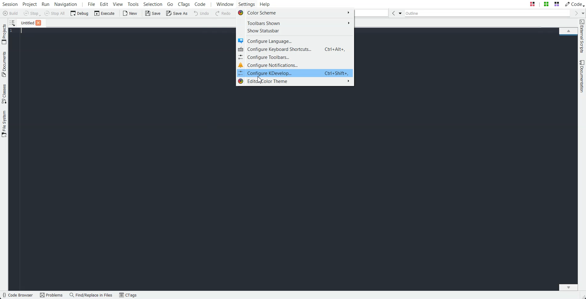 The image size is (586, 299). What do you see at coordinates (568, 36) in the screenshot?
I see `File Overview` at bounding box center [568, 36].